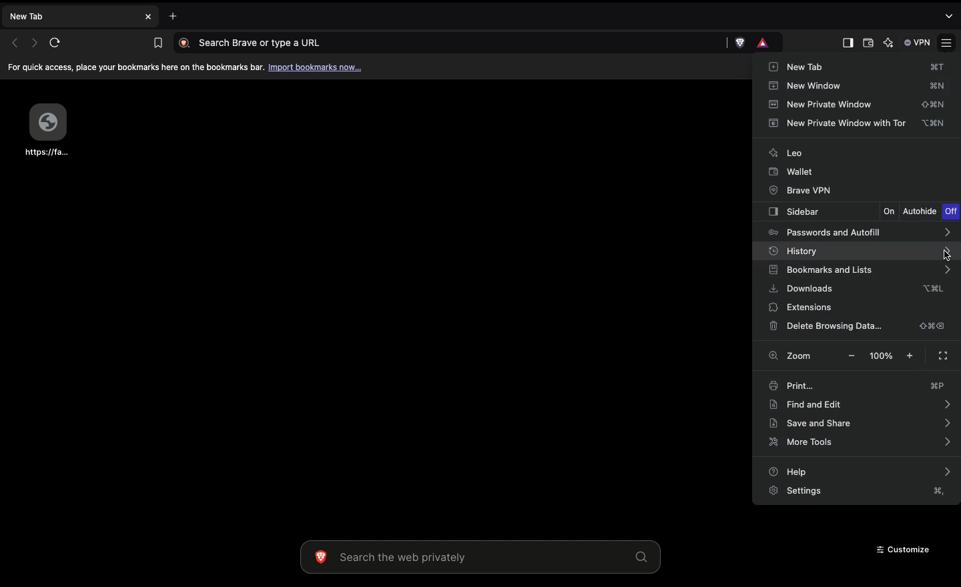 The image size is (961, 587). I want to click on Delete browsing data, so click(852, 326).